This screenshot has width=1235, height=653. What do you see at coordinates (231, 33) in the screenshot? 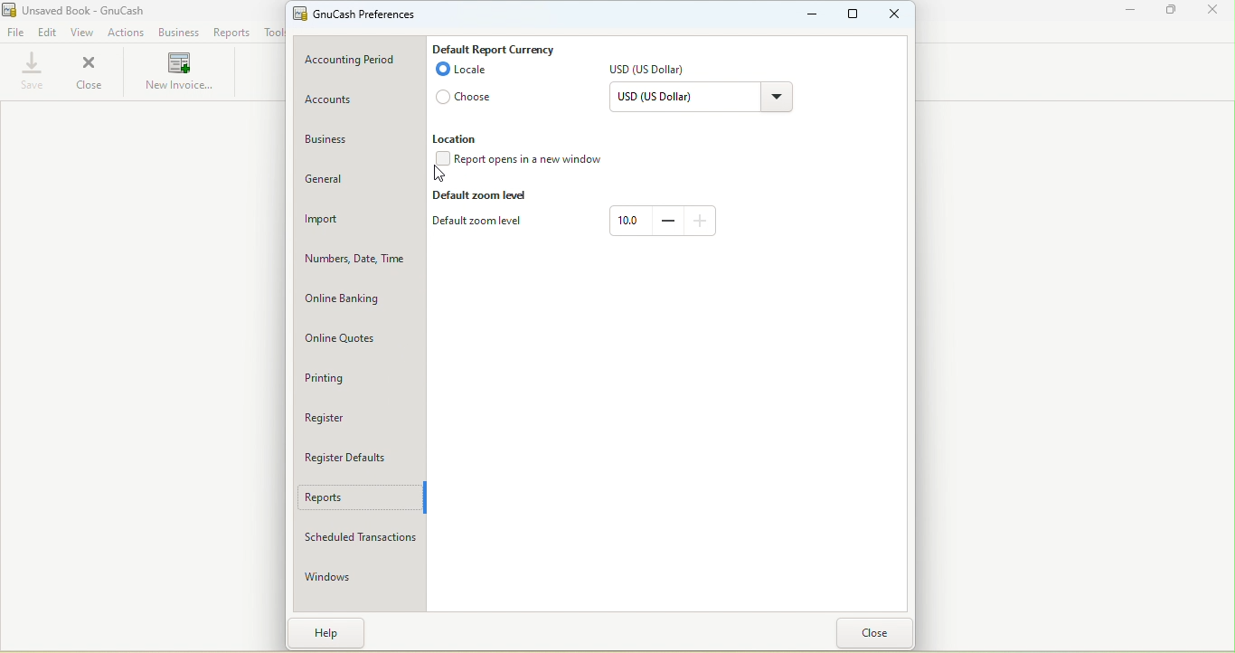
I see `Reports` at bounding box center [231, 33].